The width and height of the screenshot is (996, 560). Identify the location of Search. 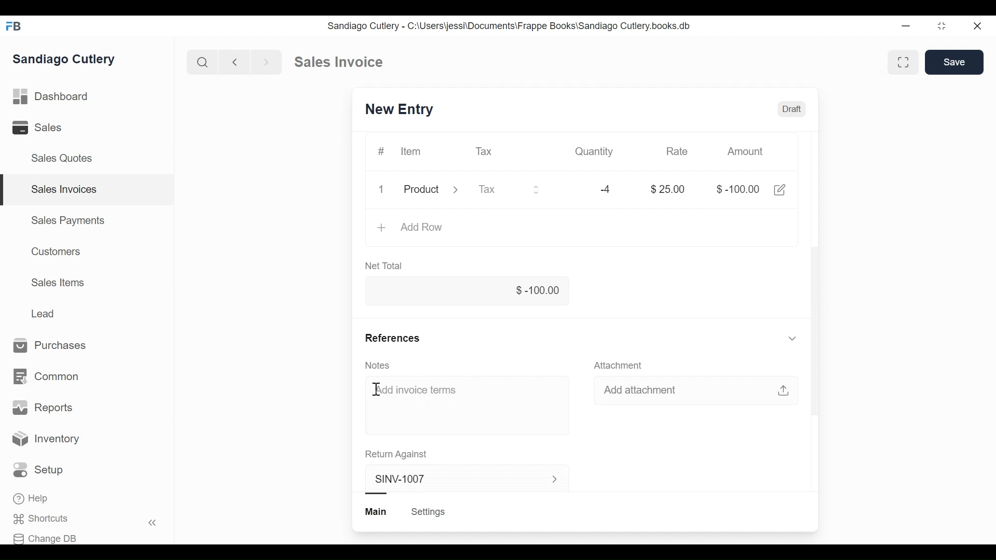
(202, 61).